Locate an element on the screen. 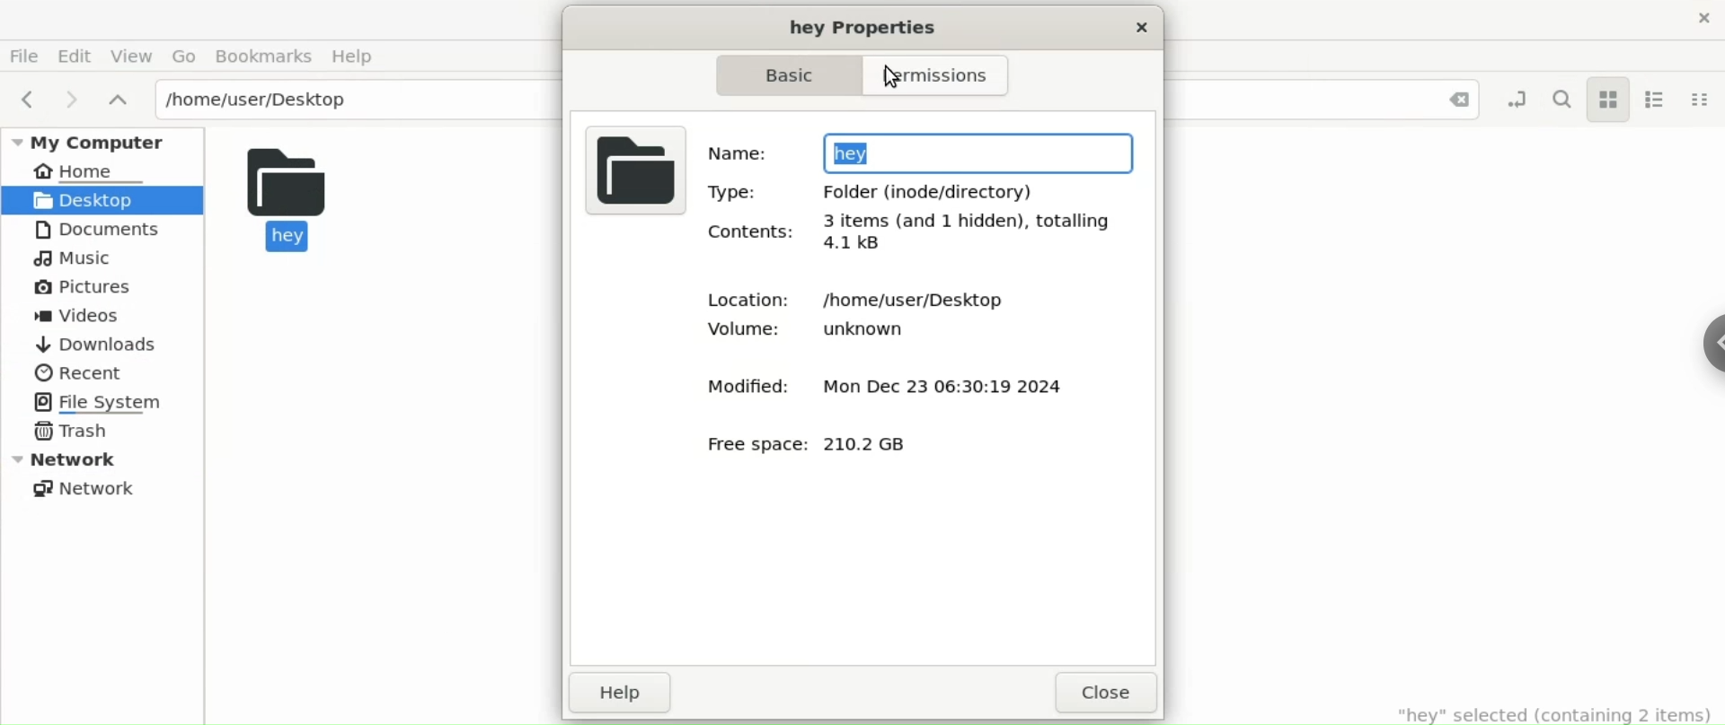  Desktop is located at coordinates (100, 198).